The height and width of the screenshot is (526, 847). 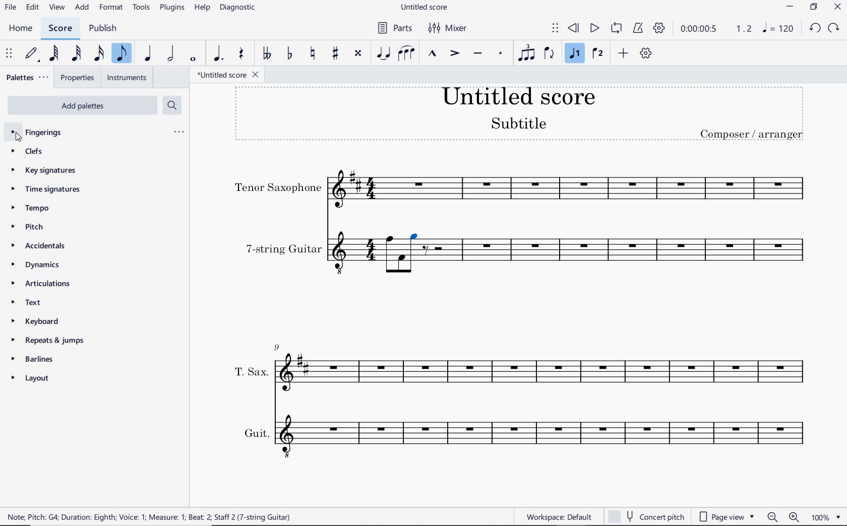 What do you see at coordinates (415, 266) in the screenshot?
I see `` at bounding box center [415, 266].